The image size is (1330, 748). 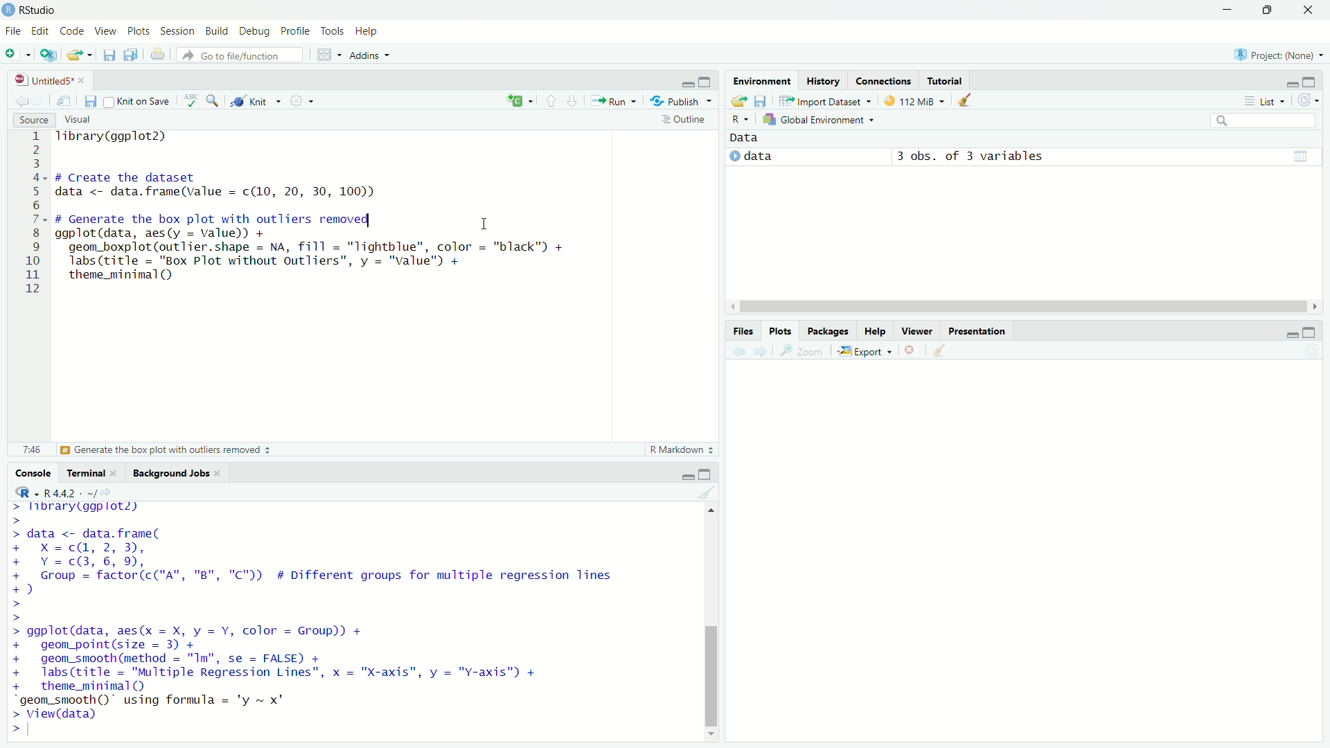 What do you see at coordinates (550, 100) in the screenshot?
I see `upward` at bounding box center [550, 100].